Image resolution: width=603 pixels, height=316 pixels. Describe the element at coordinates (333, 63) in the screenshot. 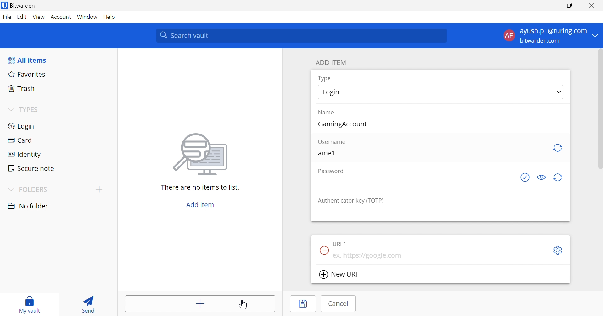

I see `ADD ITEM` at that location.